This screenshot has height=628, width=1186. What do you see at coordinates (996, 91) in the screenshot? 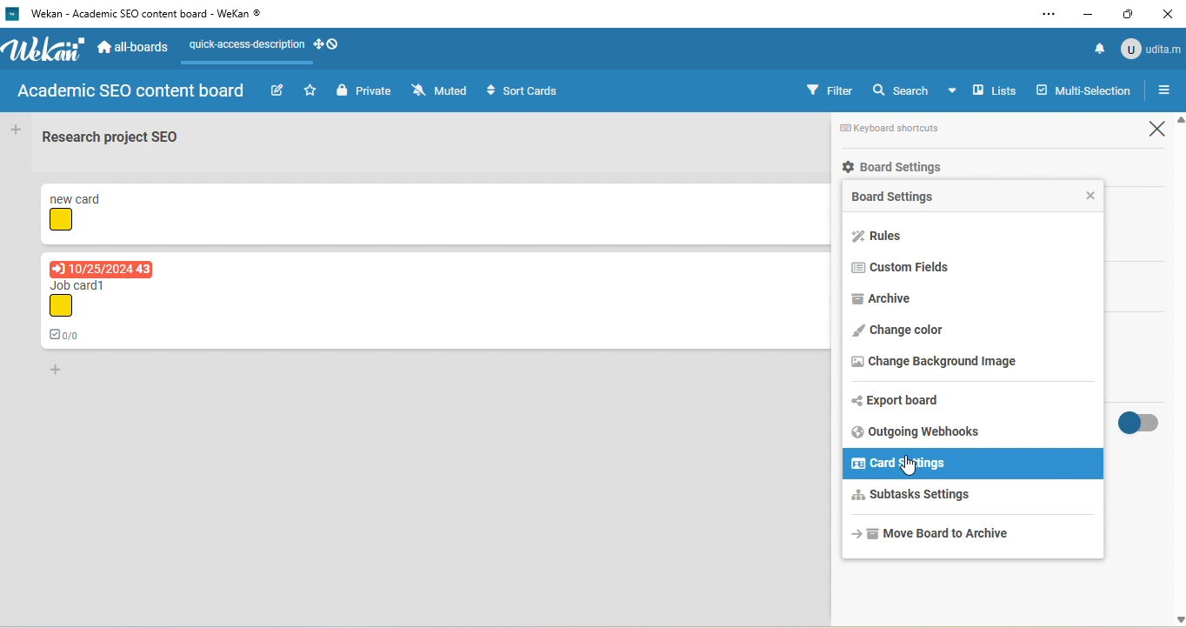
I see `lists` at bounding box center [996, 91].